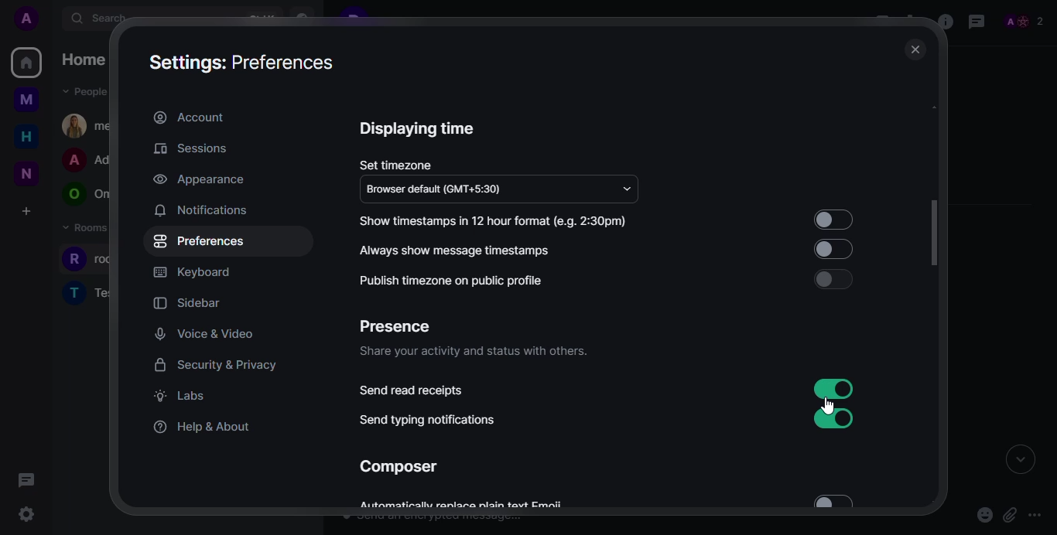  I want to click on drop down, so click(627, 188).